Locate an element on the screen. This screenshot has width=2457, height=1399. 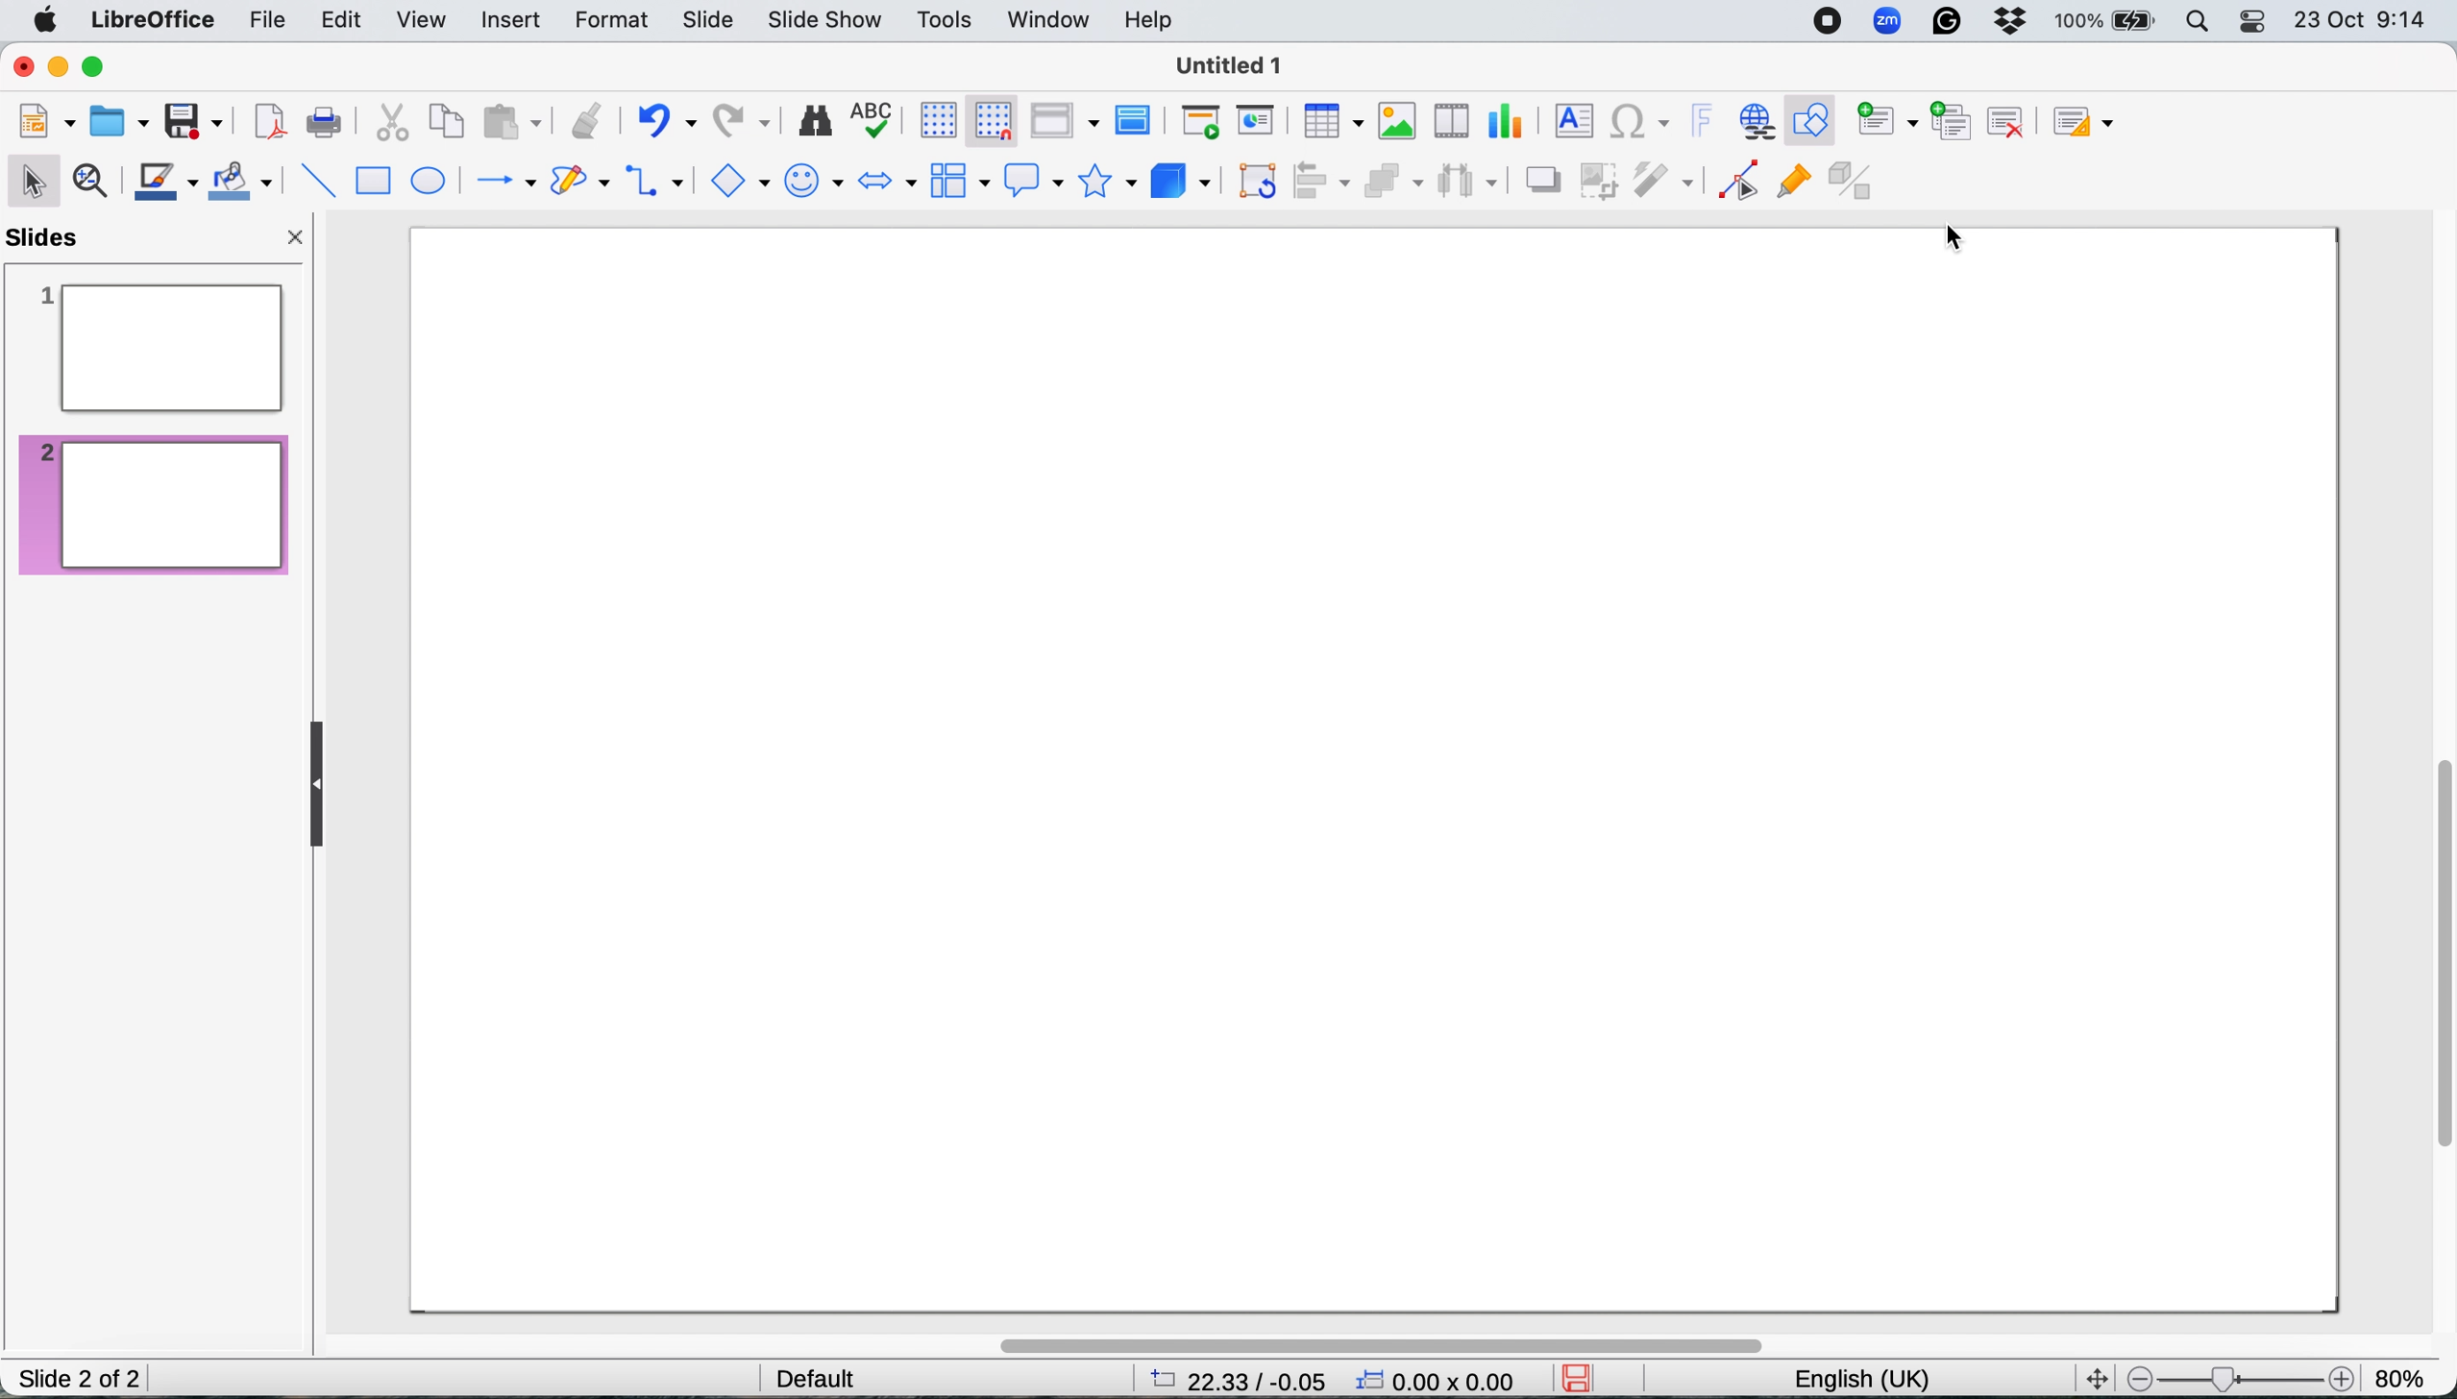
system logo is located at coordinates (43, 22).